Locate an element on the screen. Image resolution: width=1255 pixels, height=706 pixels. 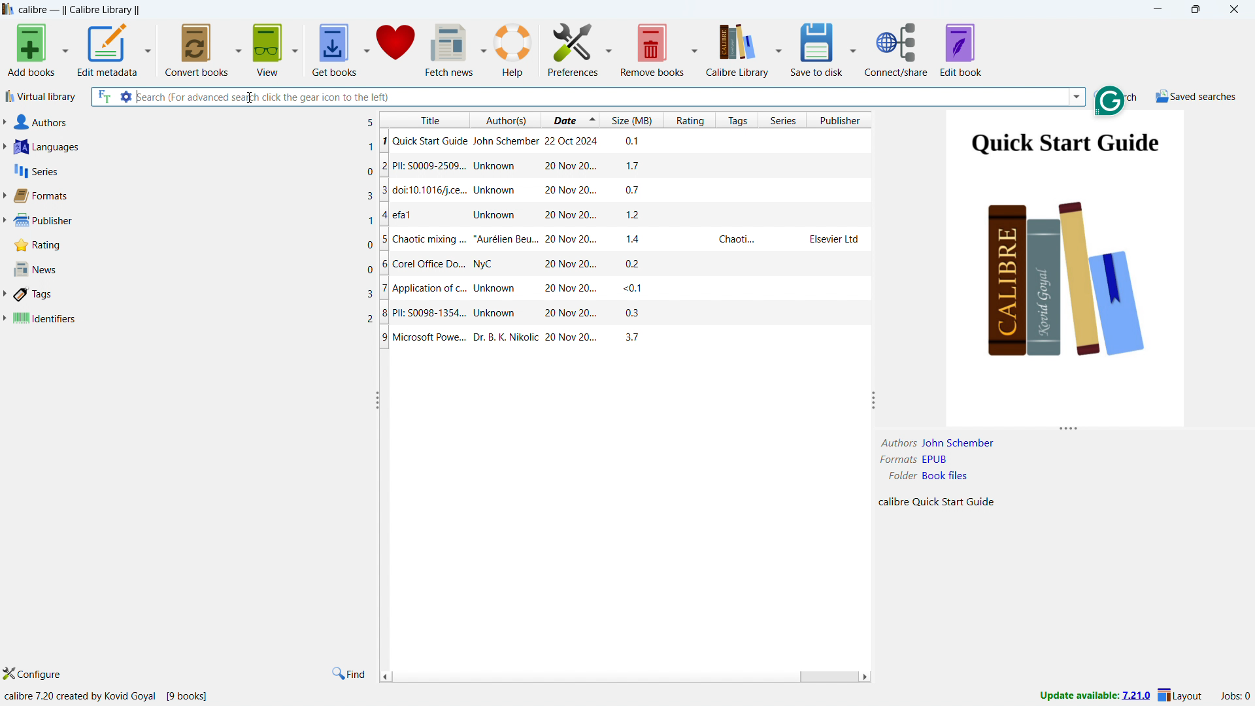
help is located at coordinates (514, 49).